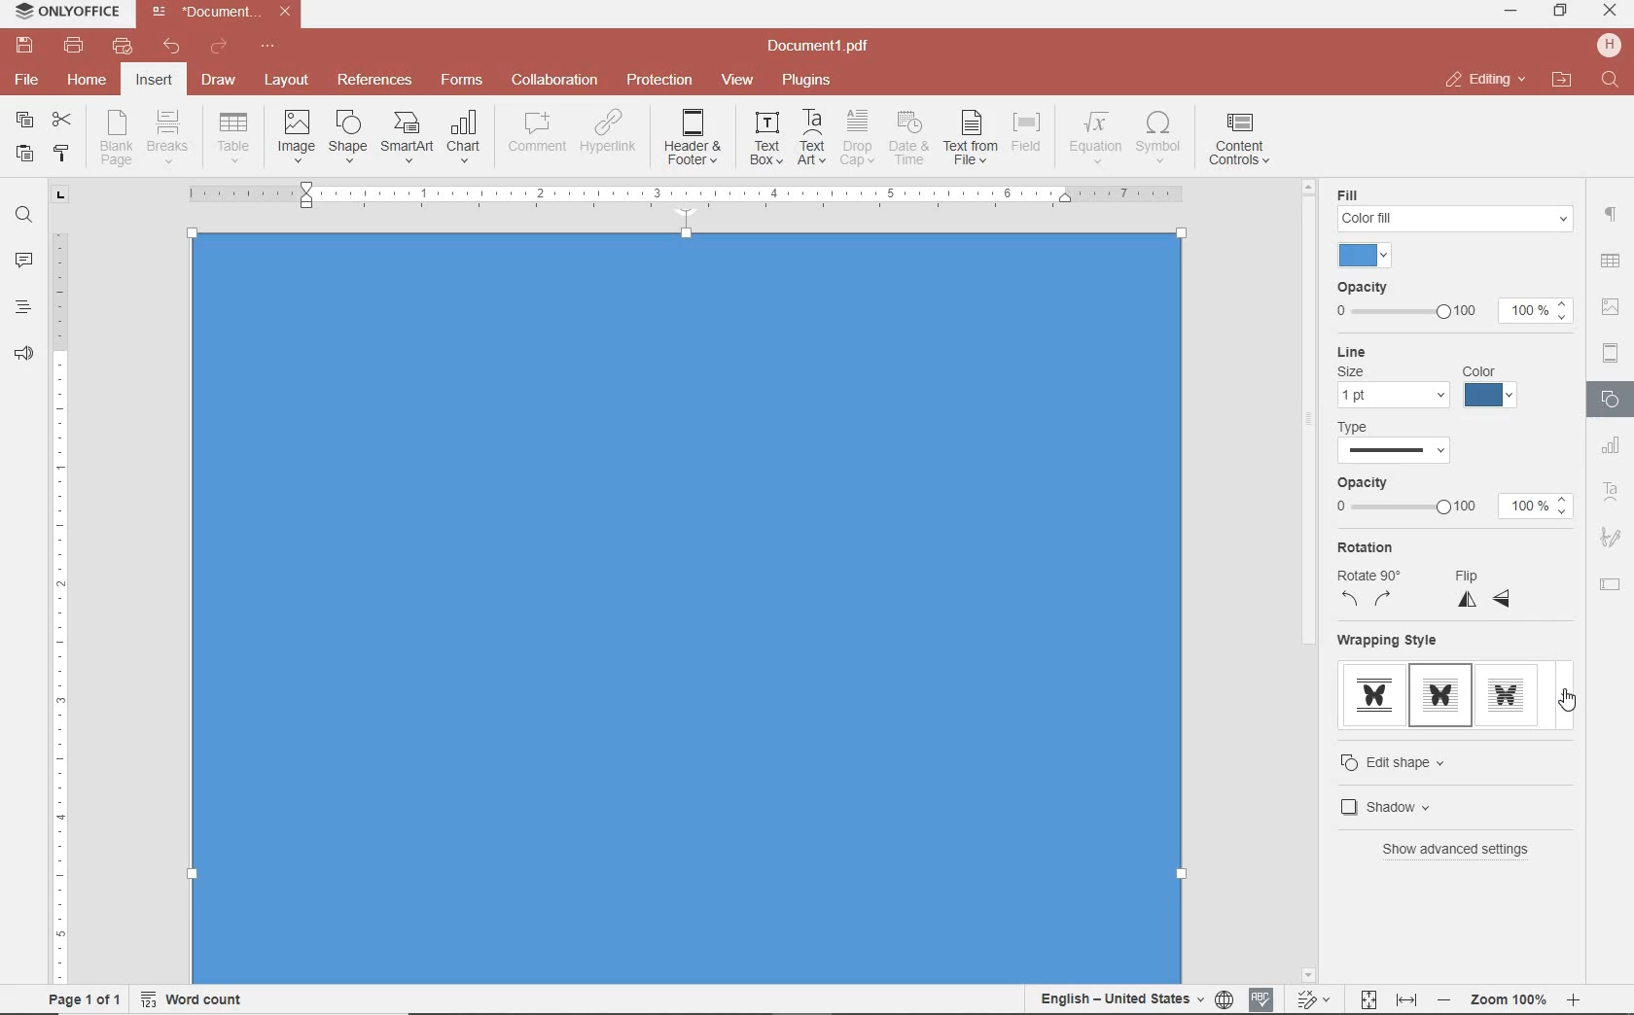 This screenshot has width=1634, height=1015. I want to click on file name, so click(226, 12).